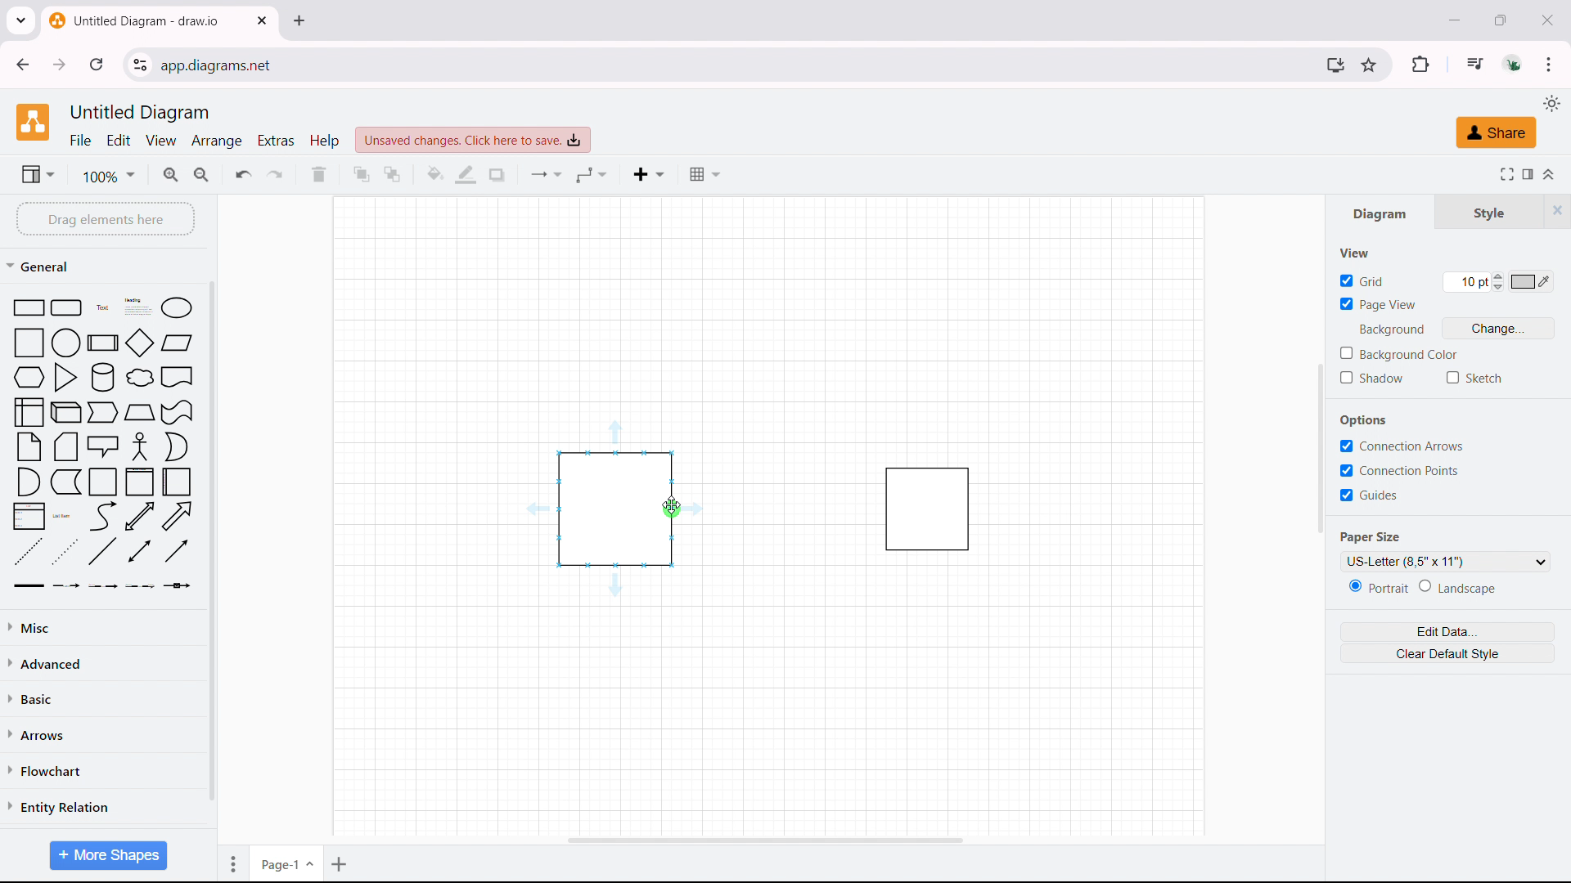  I want to click on line color, so click(466, 175).